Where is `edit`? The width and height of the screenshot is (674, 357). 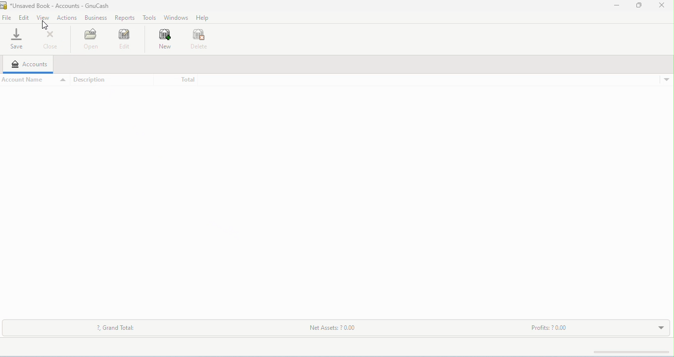
edit is located at coordinates (126, 39).